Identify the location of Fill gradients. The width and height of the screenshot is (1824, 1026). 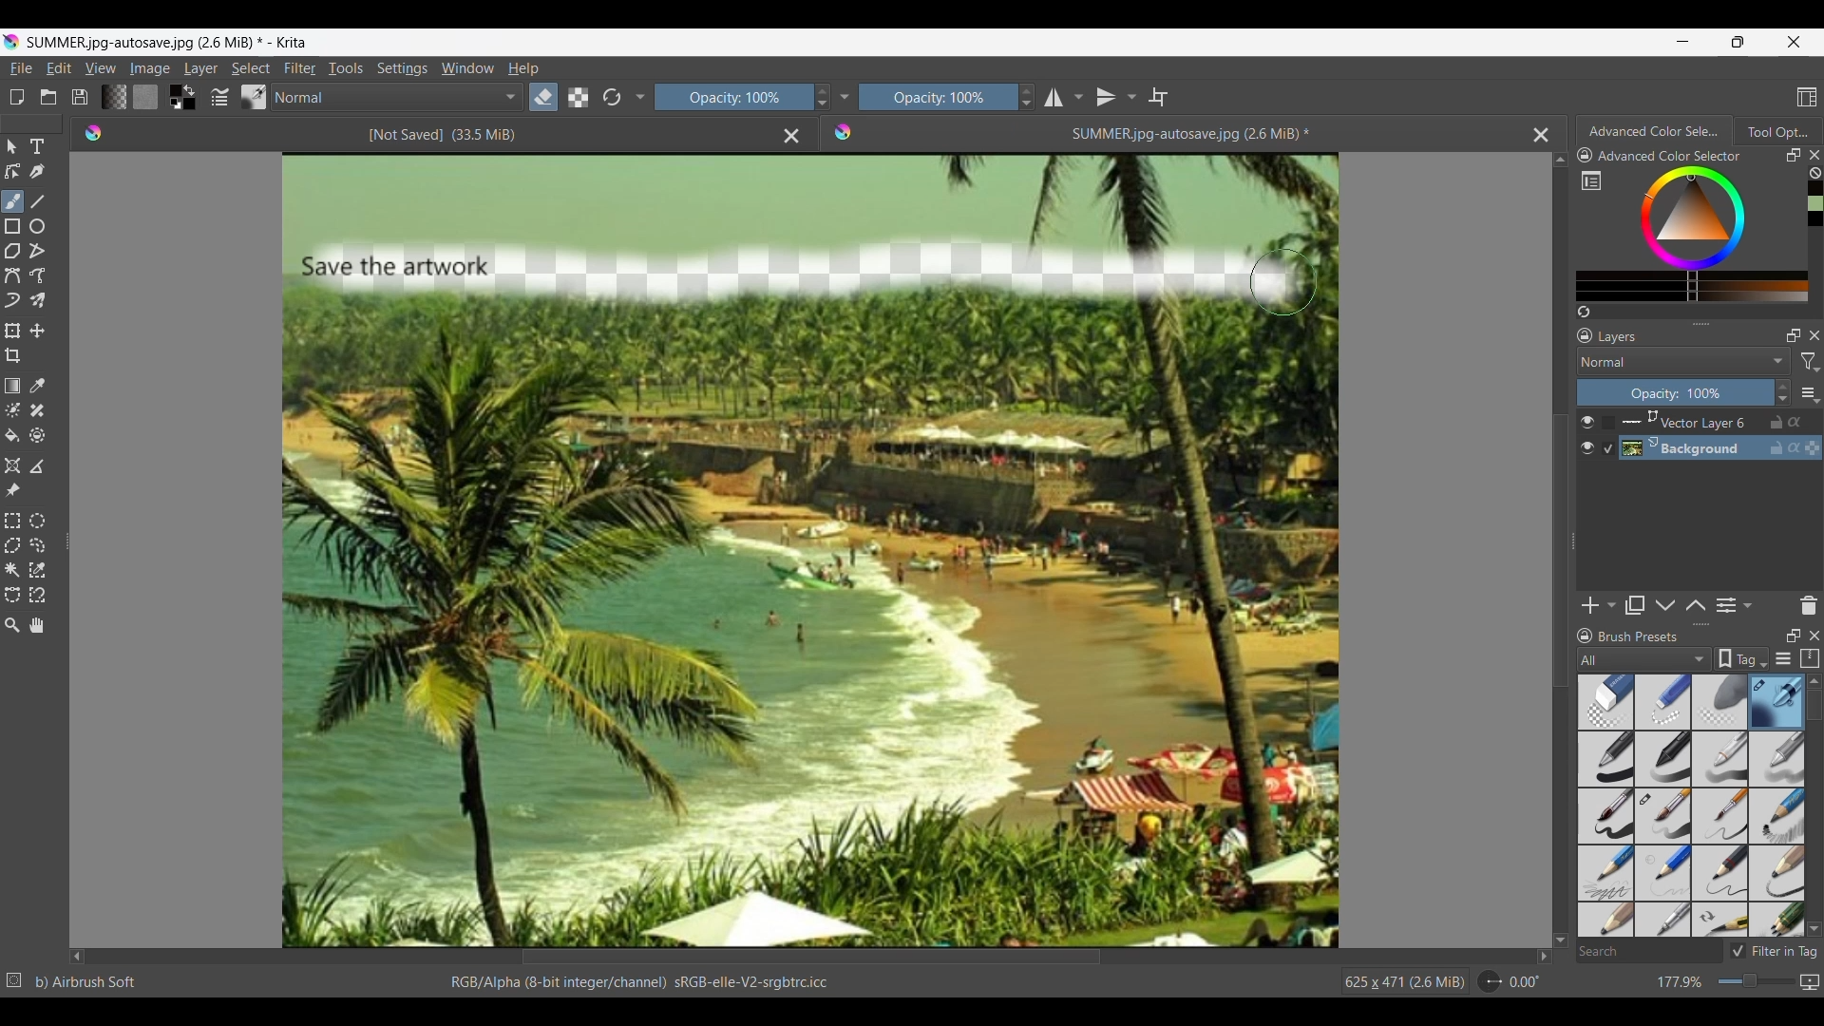
(114, 97).